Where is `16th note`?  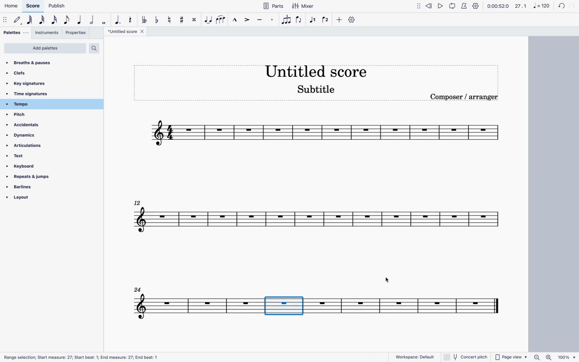
16th note is located at coordinates (54, 20).